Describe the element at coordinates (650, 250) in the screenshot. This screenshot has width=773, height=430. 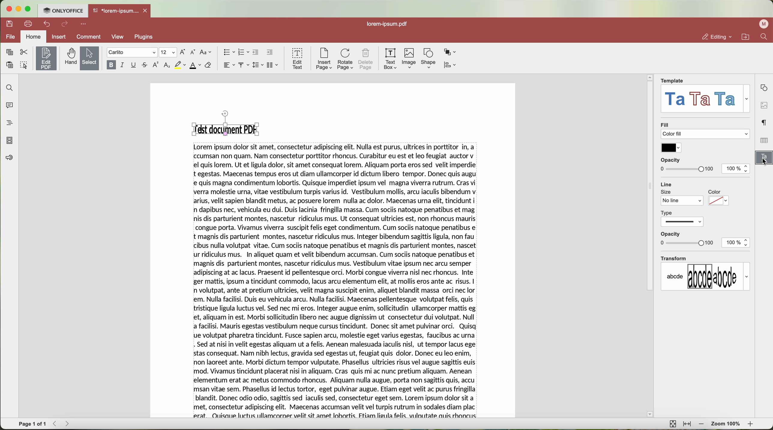
I see `scrollbar` at that location.